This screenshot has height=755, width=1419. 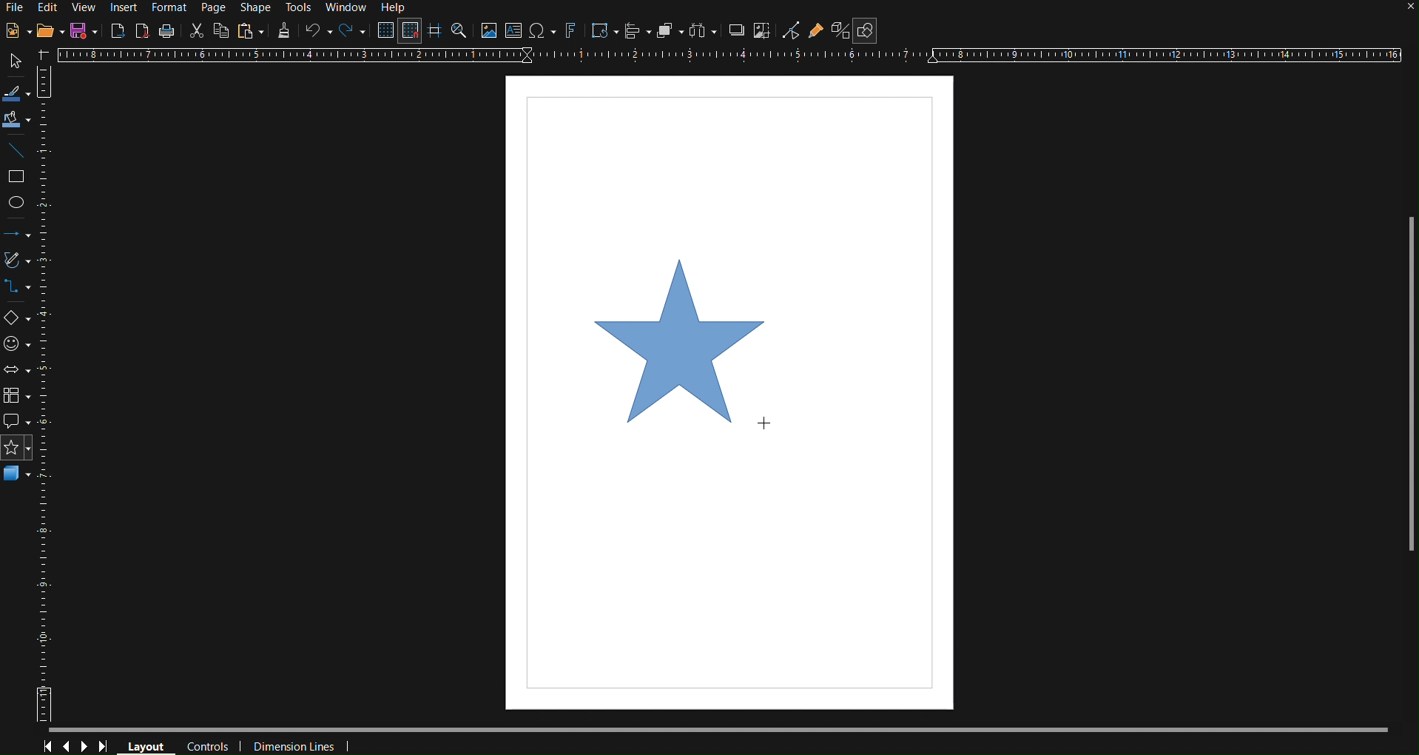 What do you see at coordinates (347, 7) in the screenshot?
I see `Window` at bounding box center [347, 7].